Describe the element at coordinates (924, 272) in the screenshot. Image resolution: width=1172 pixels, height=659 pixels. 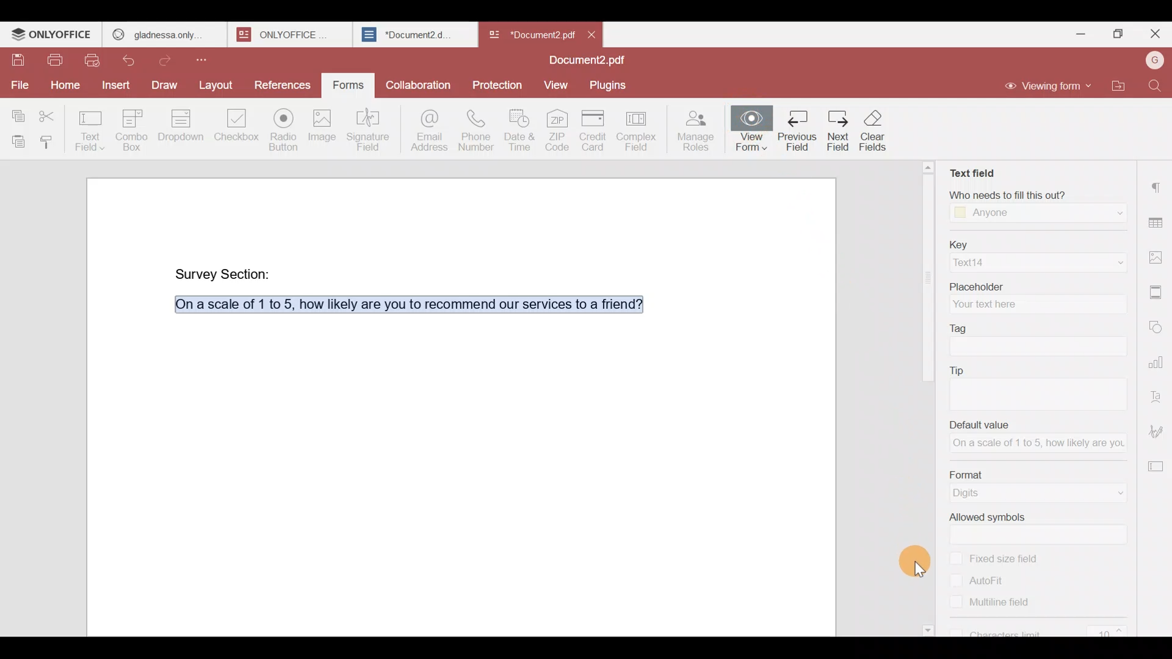
I see `scroll bar` at that location.